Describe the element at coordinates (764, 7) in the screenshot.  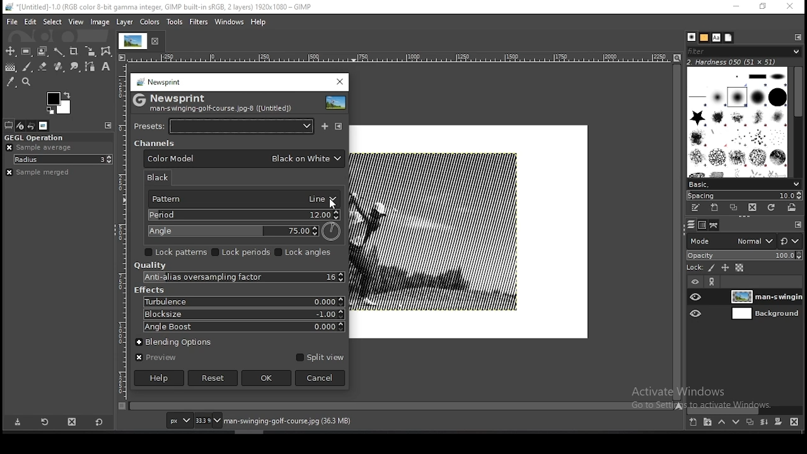
I see `restore` at that location.